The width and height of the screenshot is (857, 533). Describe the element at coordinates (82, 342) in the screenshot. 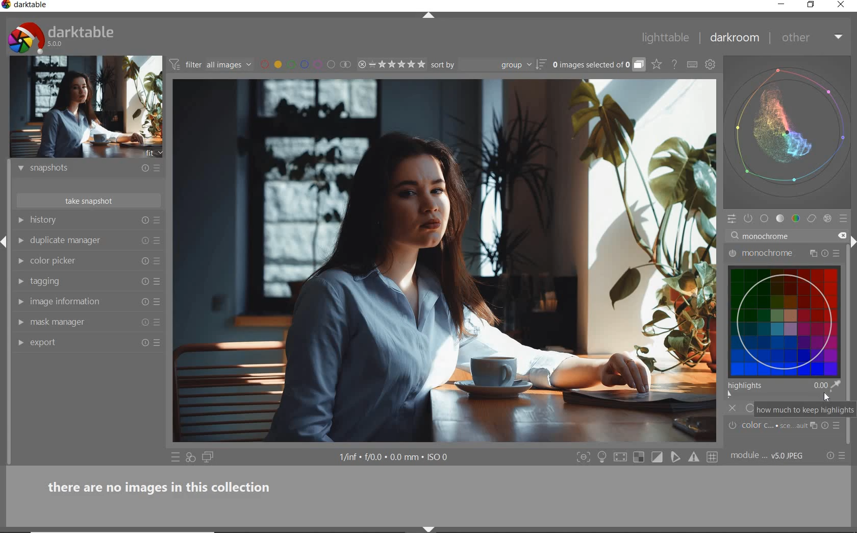

I see `export` at that location.